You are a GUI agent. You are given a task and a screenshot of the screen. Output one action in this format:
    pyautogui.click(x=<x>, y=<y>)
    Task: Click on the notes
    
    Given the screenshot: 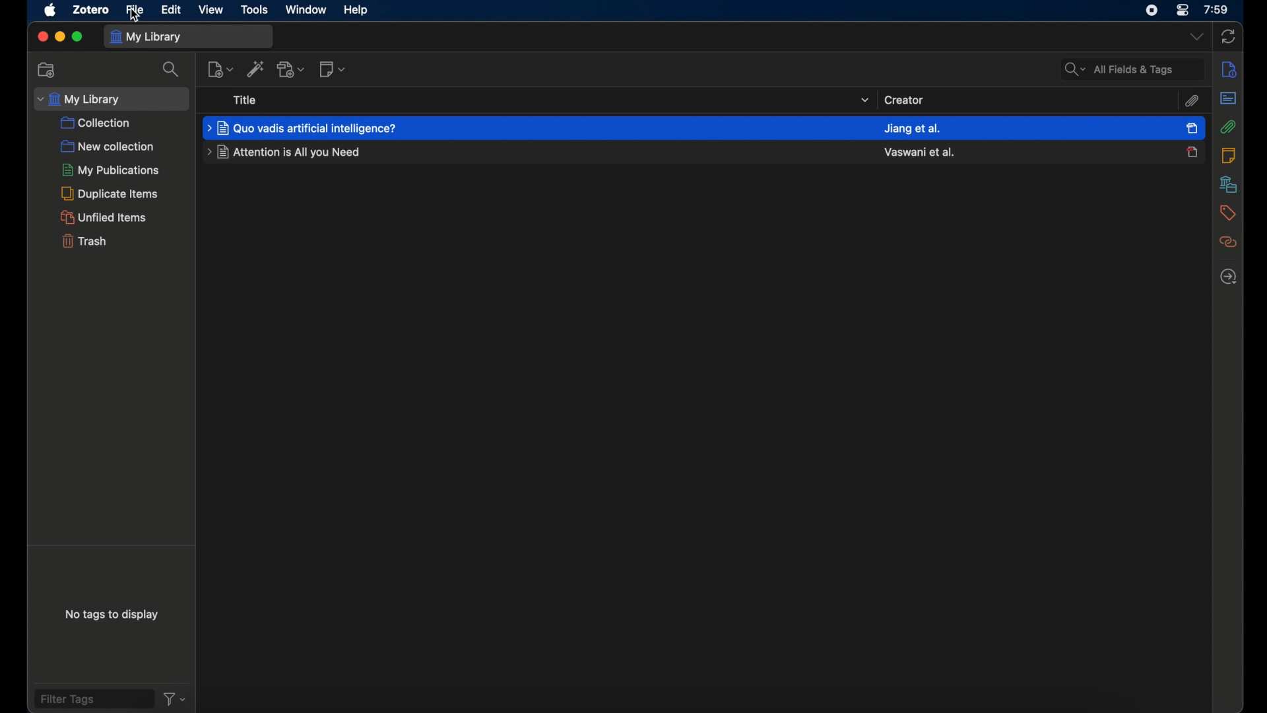 What is the action you would take?
    pyautogui.click(x=1228, y=156)
    